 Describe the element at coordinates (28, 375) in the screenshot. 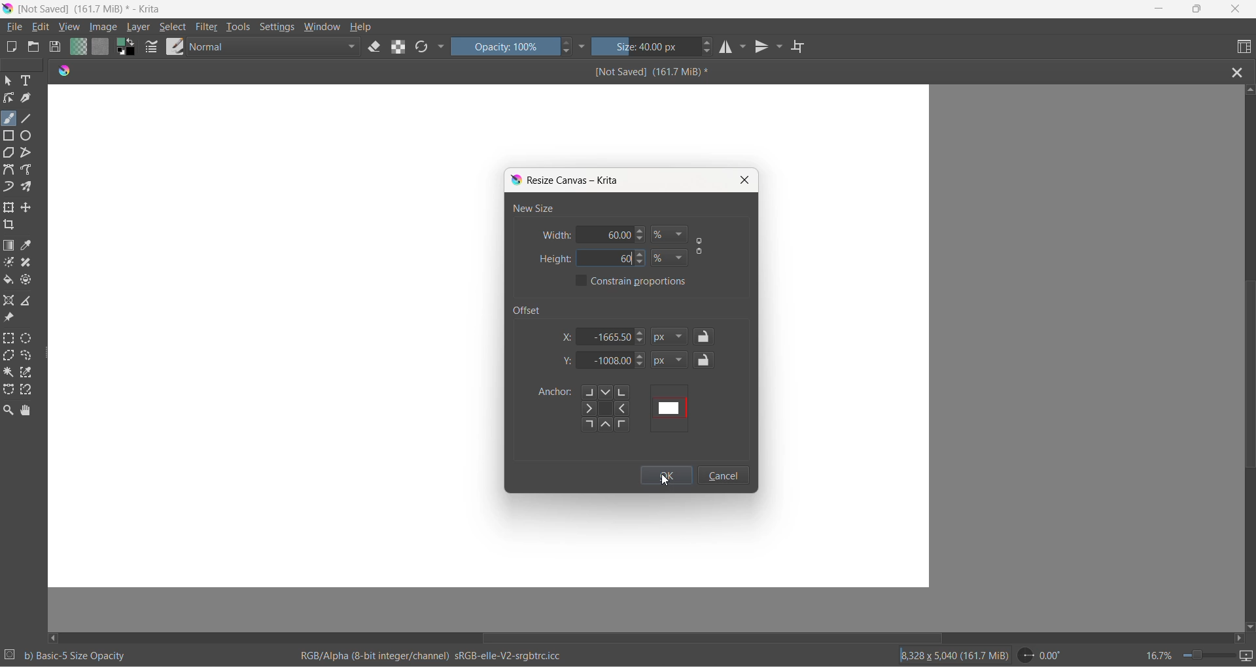

I see `similar color selection tool` at that location.